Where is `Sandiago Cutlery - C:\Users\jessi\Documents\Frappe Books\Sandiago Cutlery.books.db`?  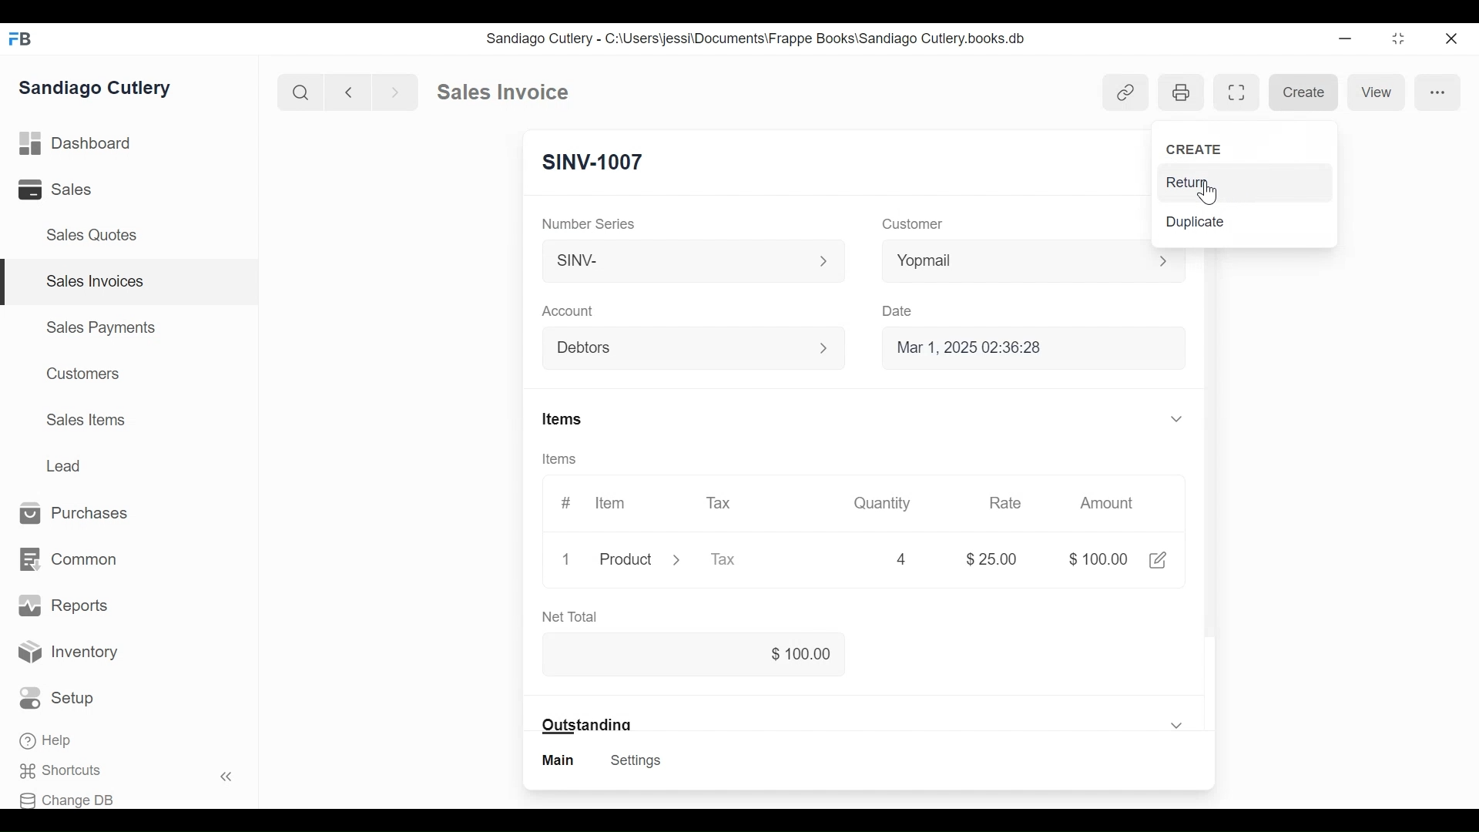
Sandiago Cutlery - C:\Users\jessi\Documents\Frappe Books\Sandiago Cutlery.books.db is located at coordinates (757, 39).